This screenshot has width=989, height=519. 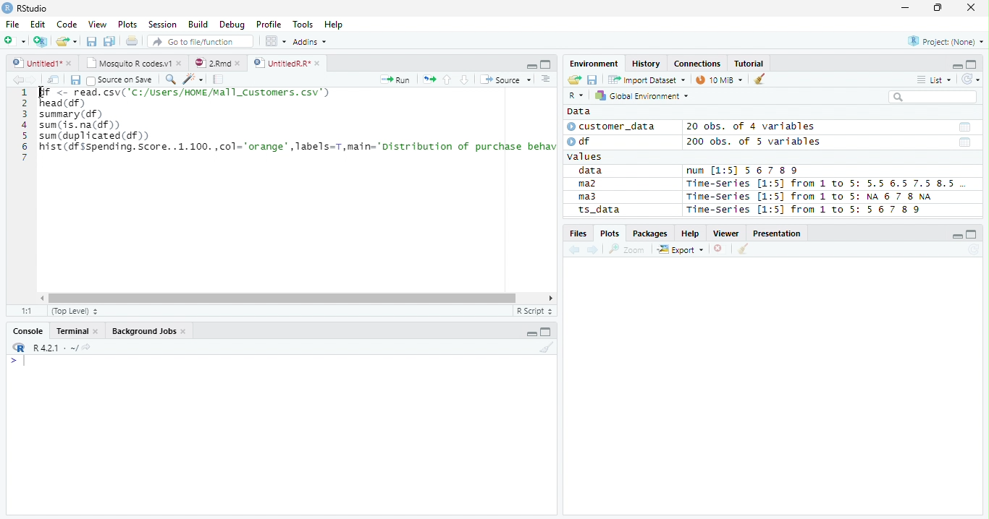 I want to click on R script, so click(x=534, y=311).